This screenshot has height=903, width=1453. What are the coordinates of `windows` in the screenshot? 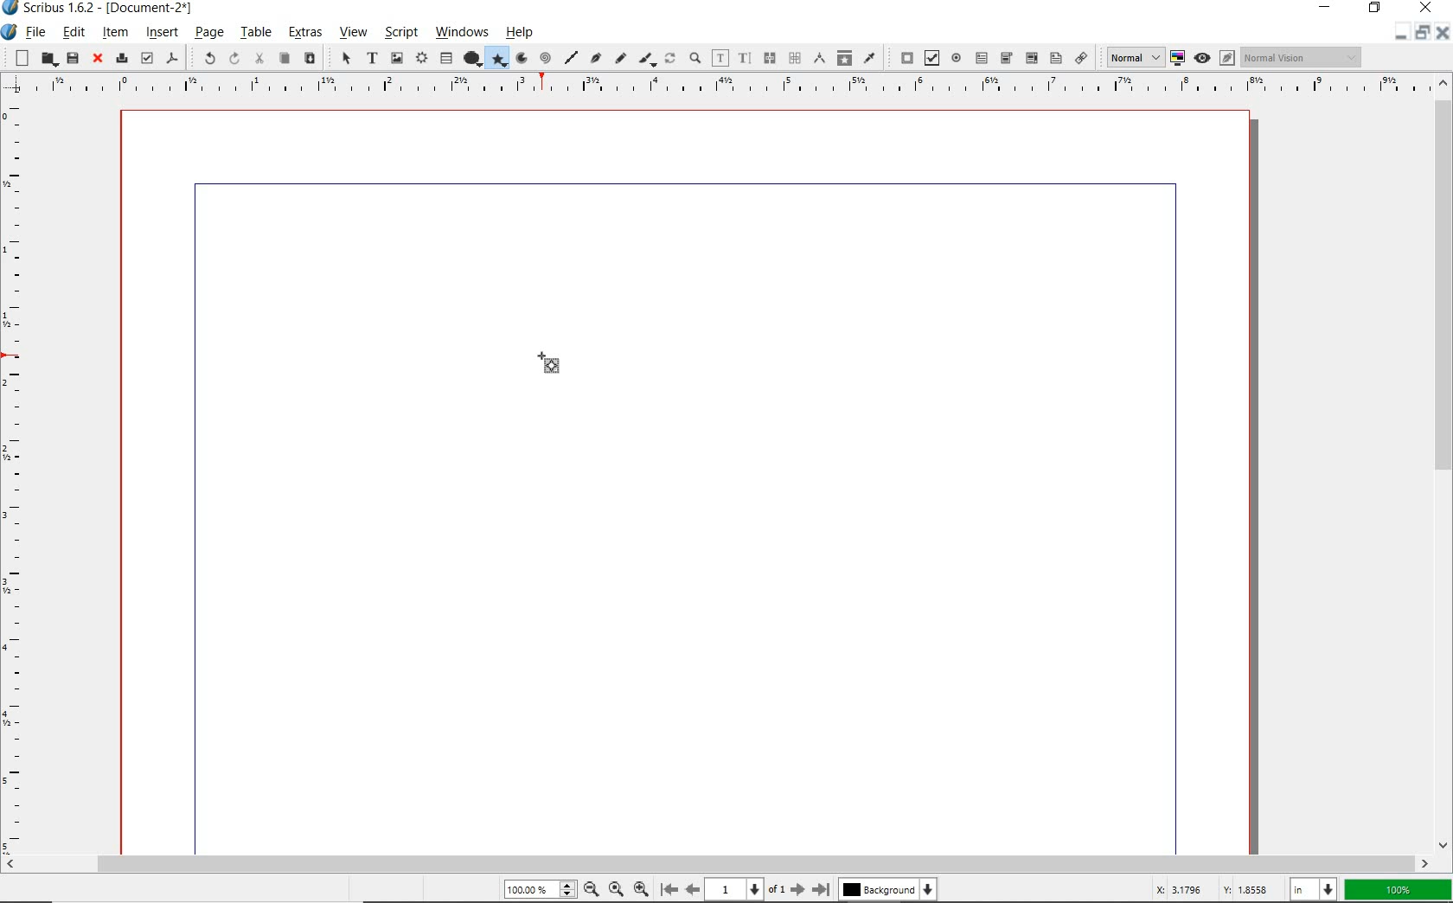 It's located at (463, 33).